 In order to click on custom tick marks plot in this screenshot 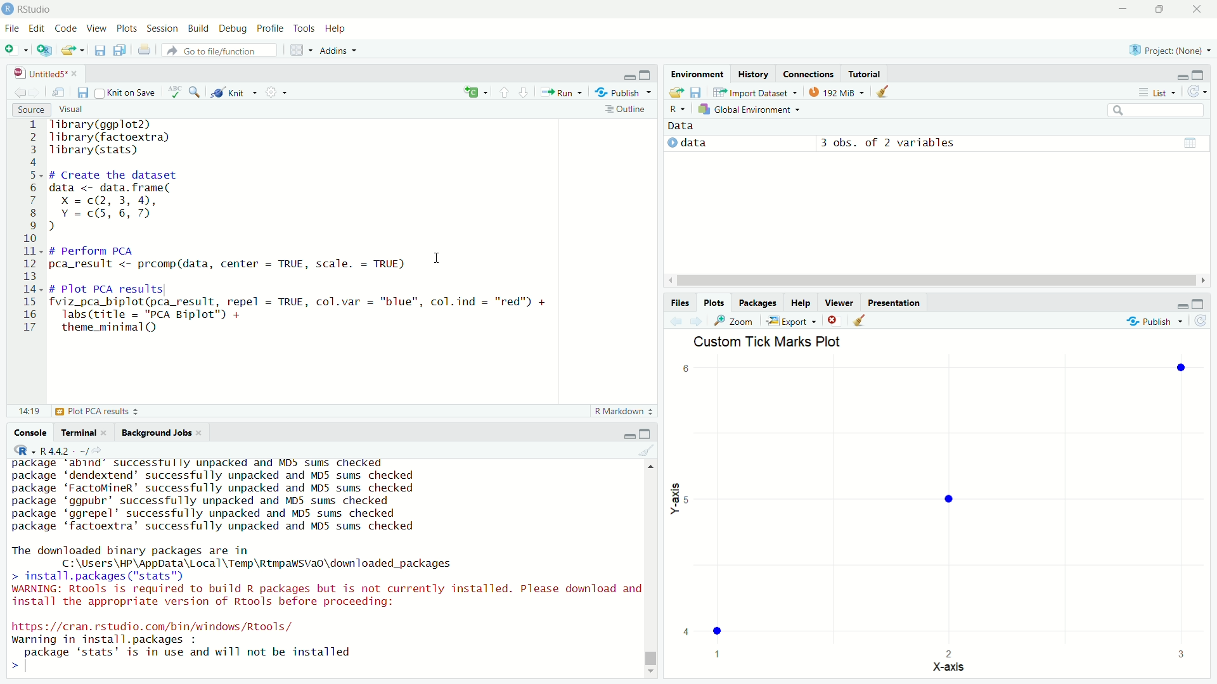, I will do `click(941, 507)`.